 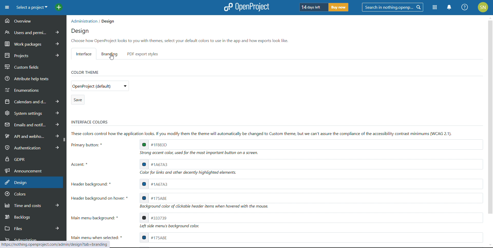 I want to click on collapse, so click(x=64, y=140).